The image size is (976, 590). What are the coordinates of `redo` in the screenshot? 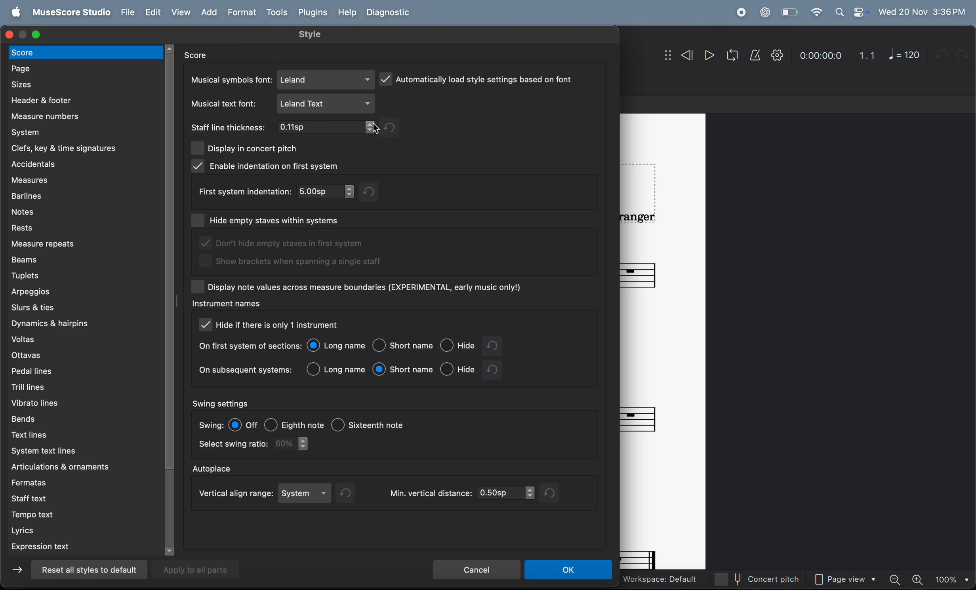 It's located at (376, 191).